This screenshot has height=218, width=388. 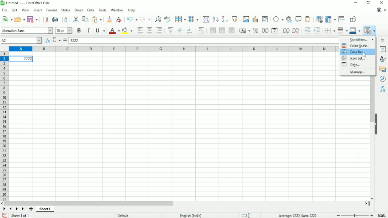 I want to click on Conditional, so click(x=370, y=31).